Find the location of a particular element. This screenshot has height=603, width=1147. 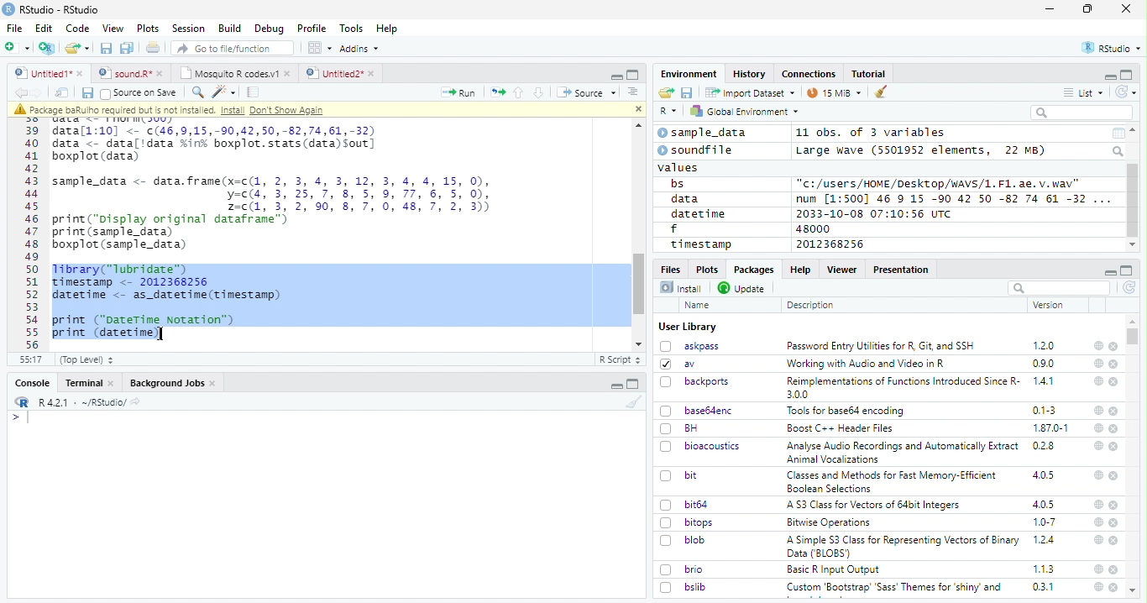

1.1.3 is located at coordinates (1044, 569).